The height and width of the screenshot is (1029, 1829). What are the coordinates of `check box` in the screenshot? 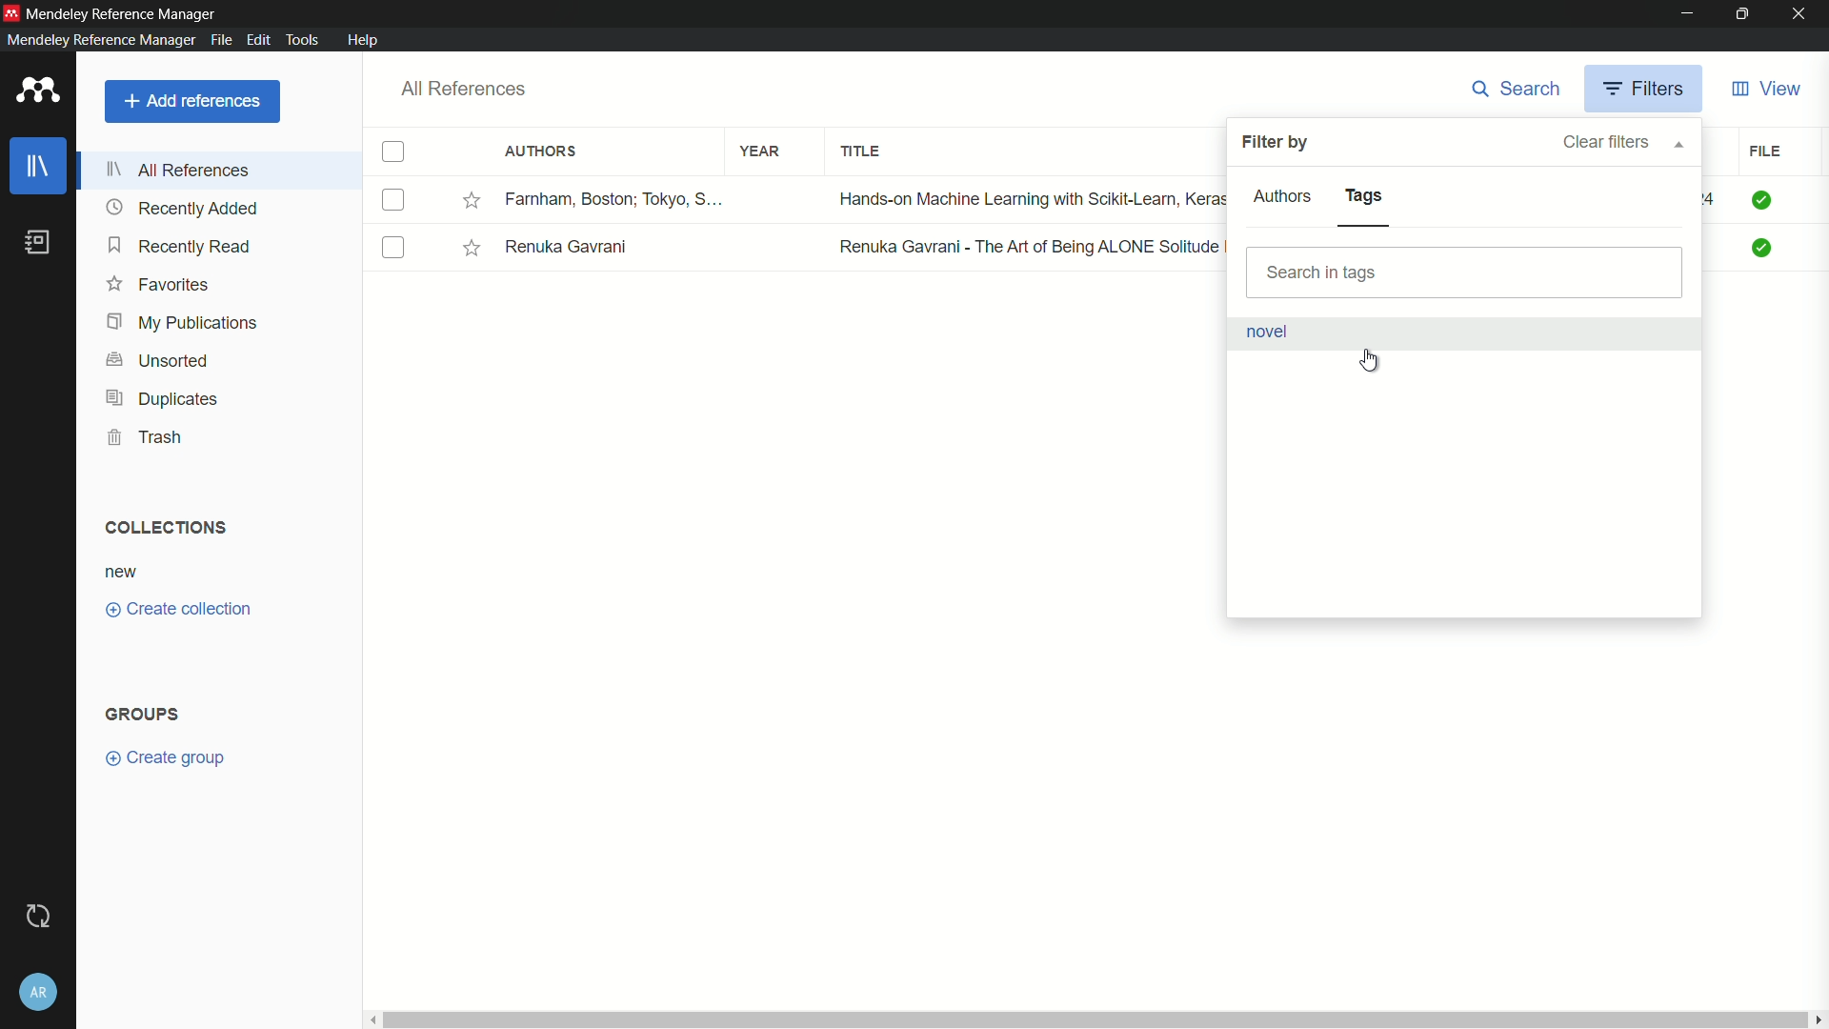 It's located at (394, 248).